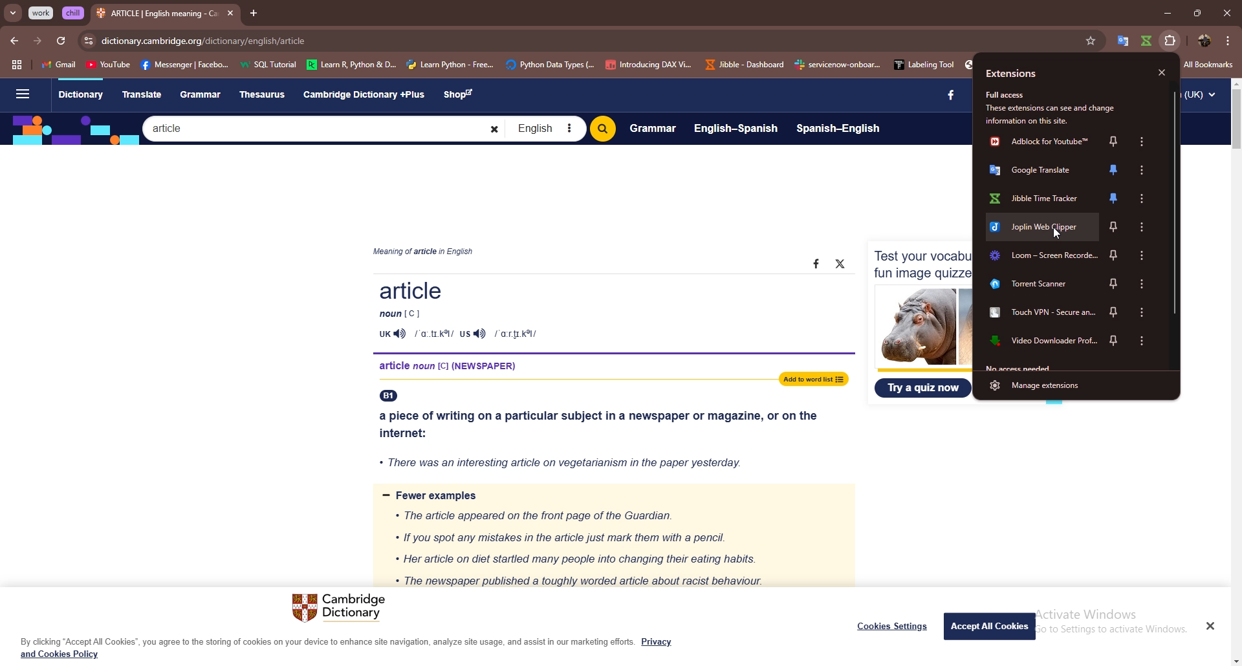 The width and height of the screenshot is (1242, 666). I want to click on option, so click(1143, 199).